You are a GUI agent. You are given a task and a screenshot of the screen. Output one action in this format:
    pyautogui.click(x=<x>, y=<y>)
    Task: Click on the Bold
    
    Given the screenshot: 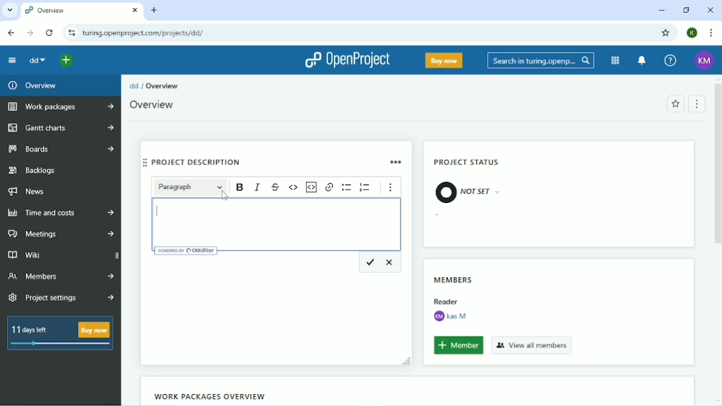 What is the action you would take?
    pyautogui.click(x=239, y=188)
    